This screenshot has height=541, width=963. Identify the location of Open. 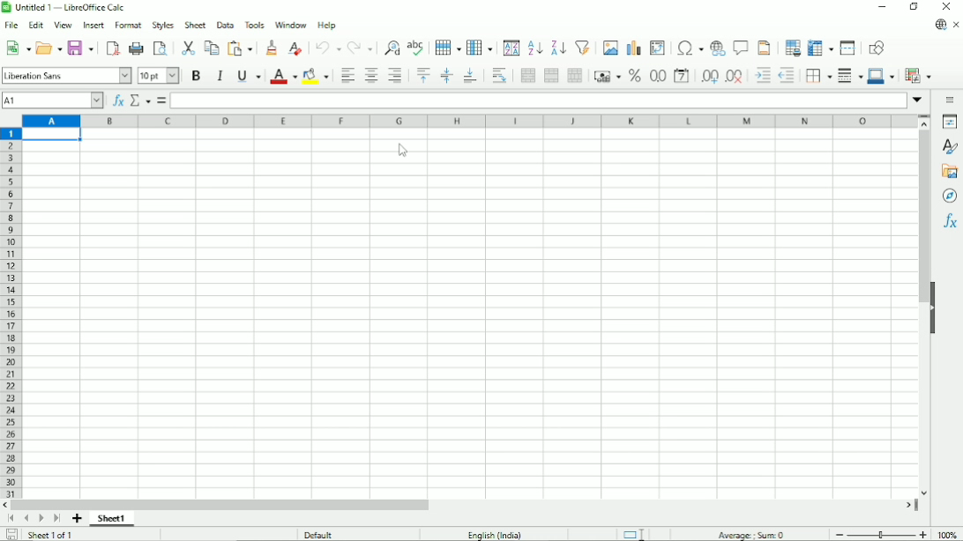
(49, 48).